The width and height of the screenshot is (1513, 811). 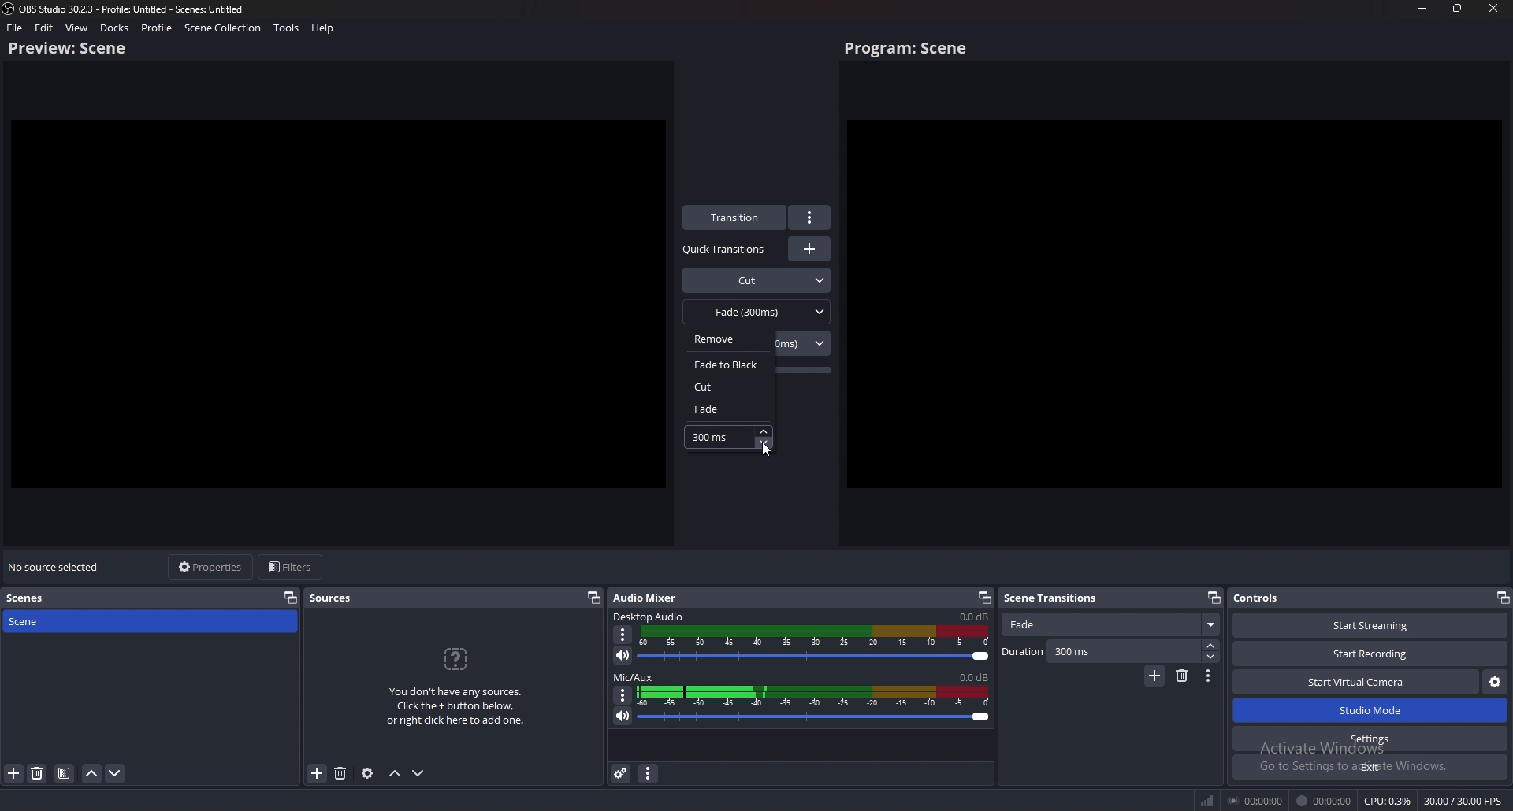 I want to click on mute, so click(x=623, y=716).